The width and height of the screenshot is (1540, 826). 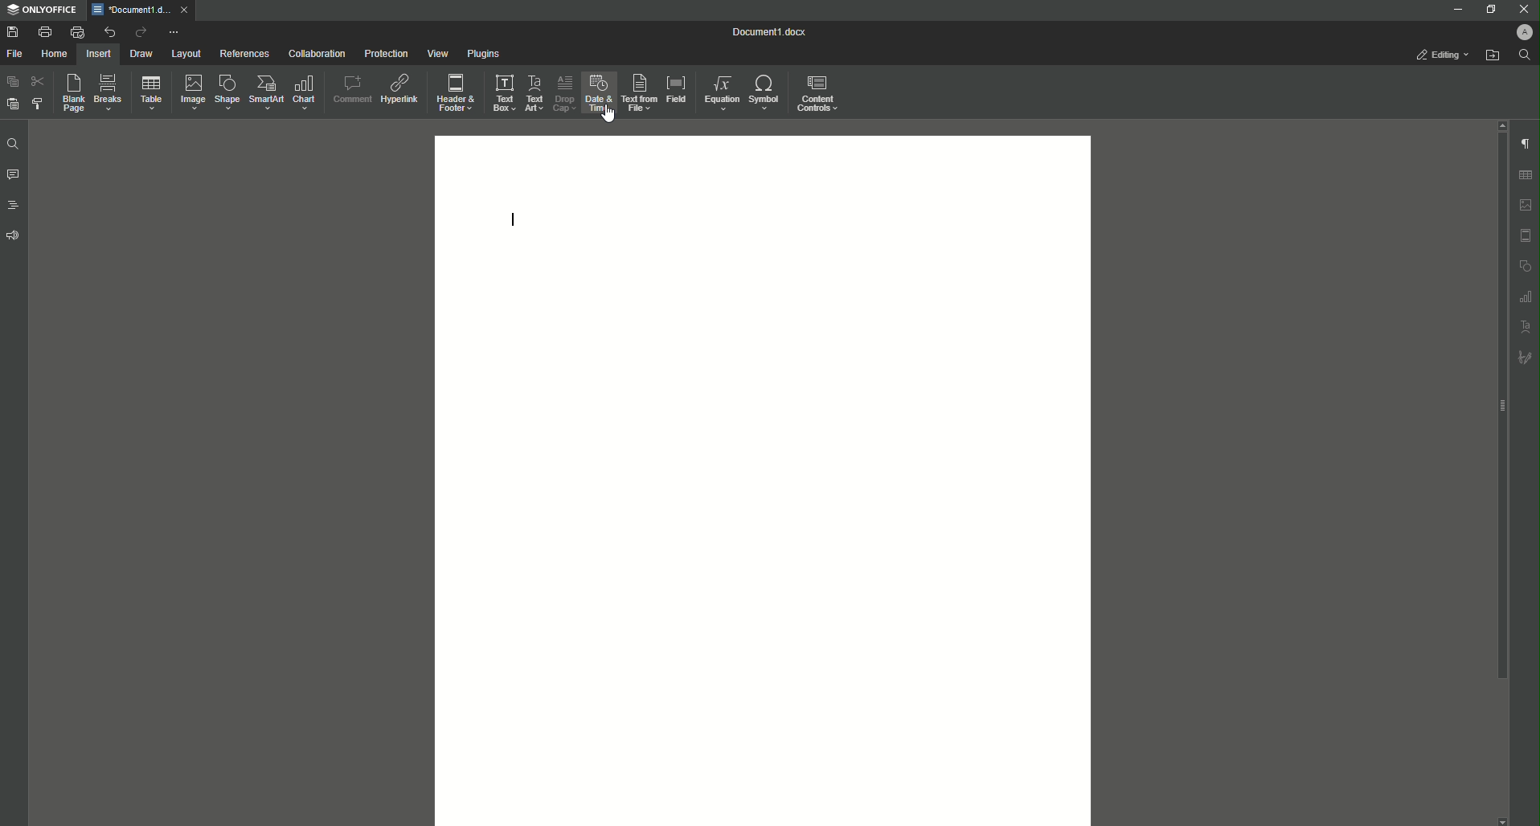 I want to click on Find, so click(x=1524, y=55).